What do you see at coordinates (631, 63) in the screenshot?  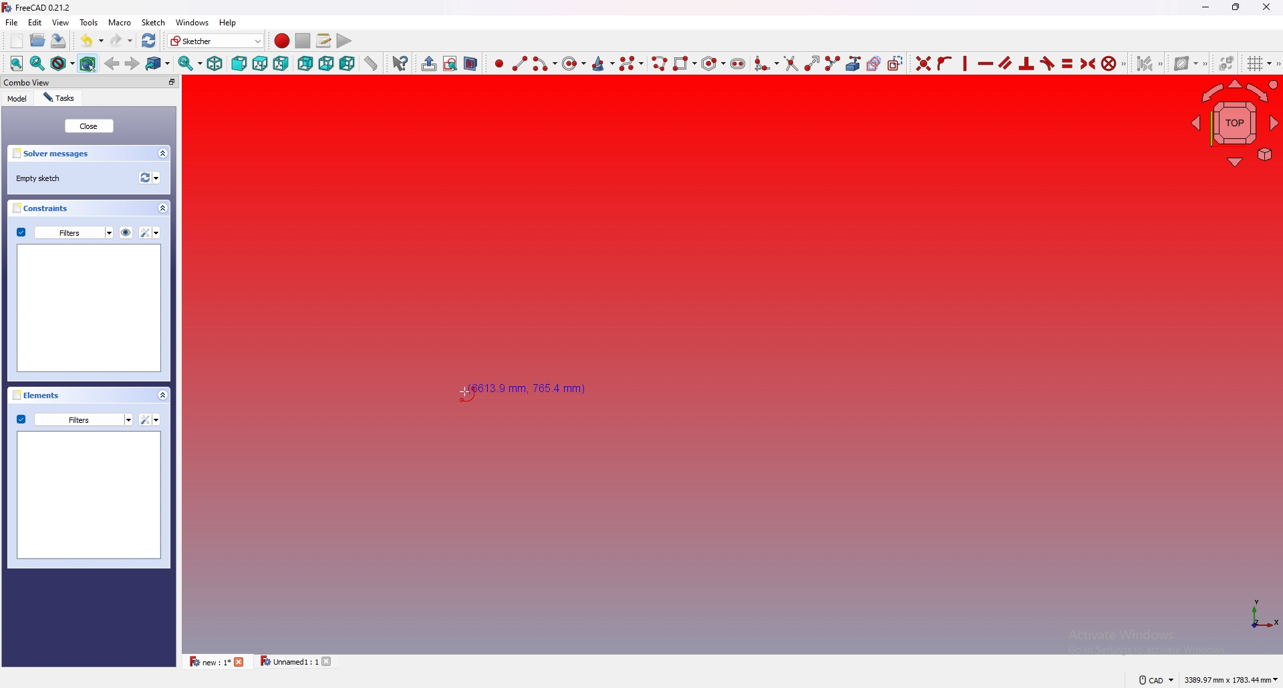 I see `create b spline` at bounding box center [631, 63].